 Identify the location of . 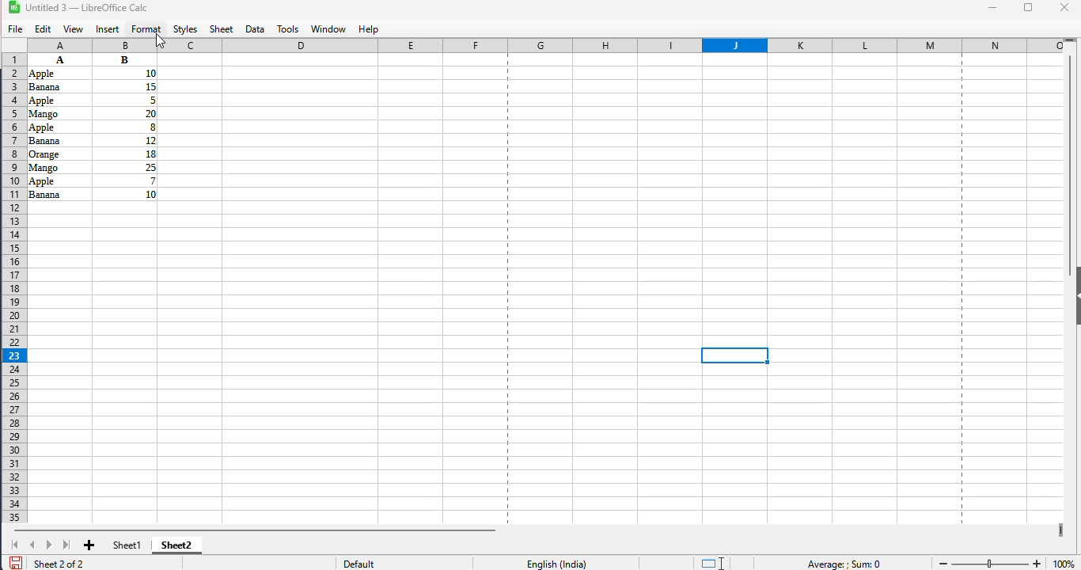
(124, 86).